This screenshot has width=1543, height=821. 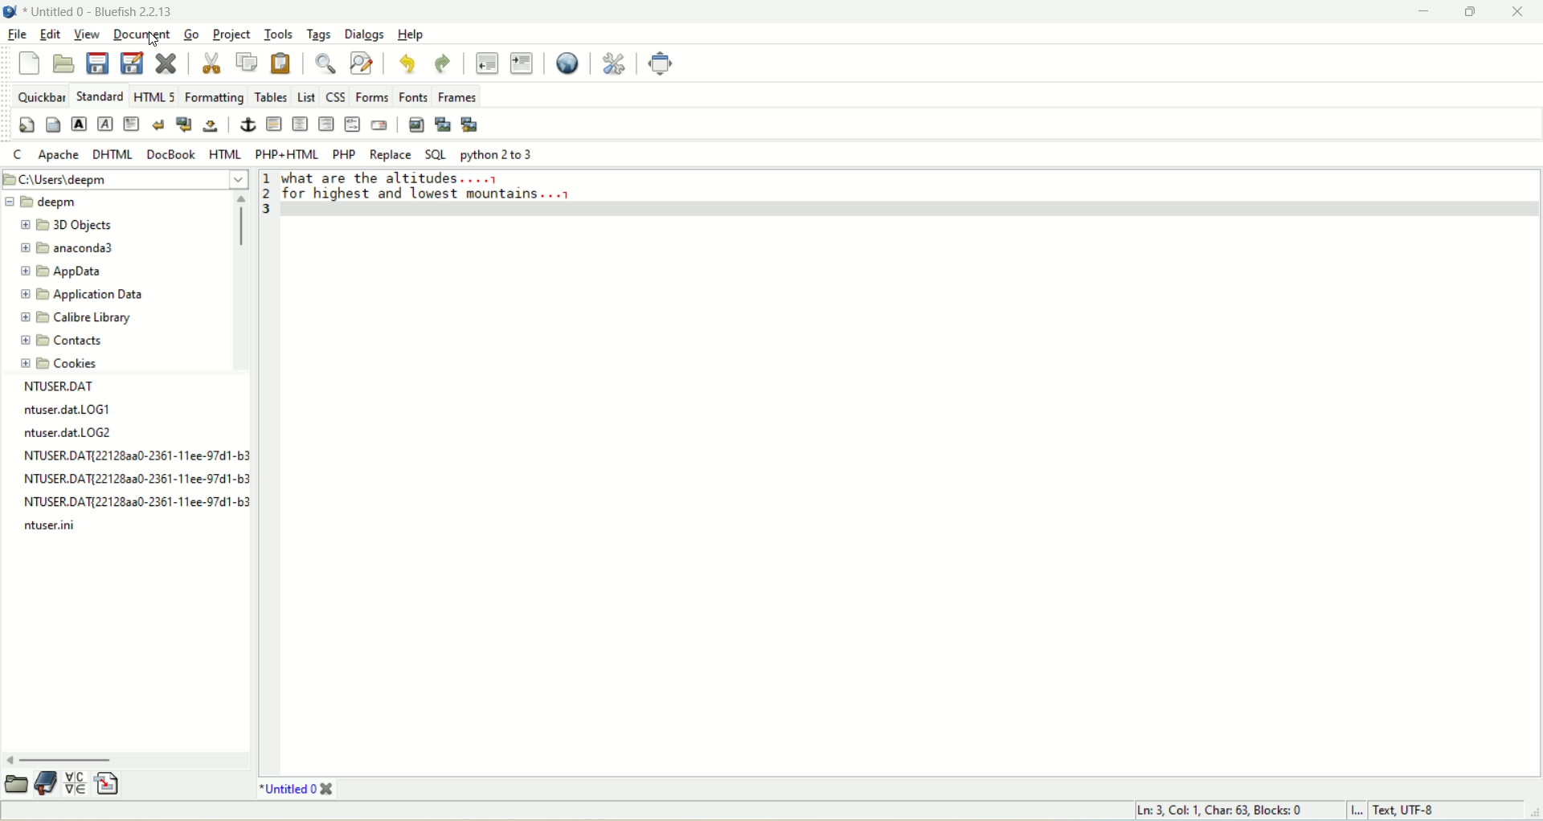 What do you see at coordinates (17, 153) in the screenshot?
I see `C` at bounding box center [17, 153].